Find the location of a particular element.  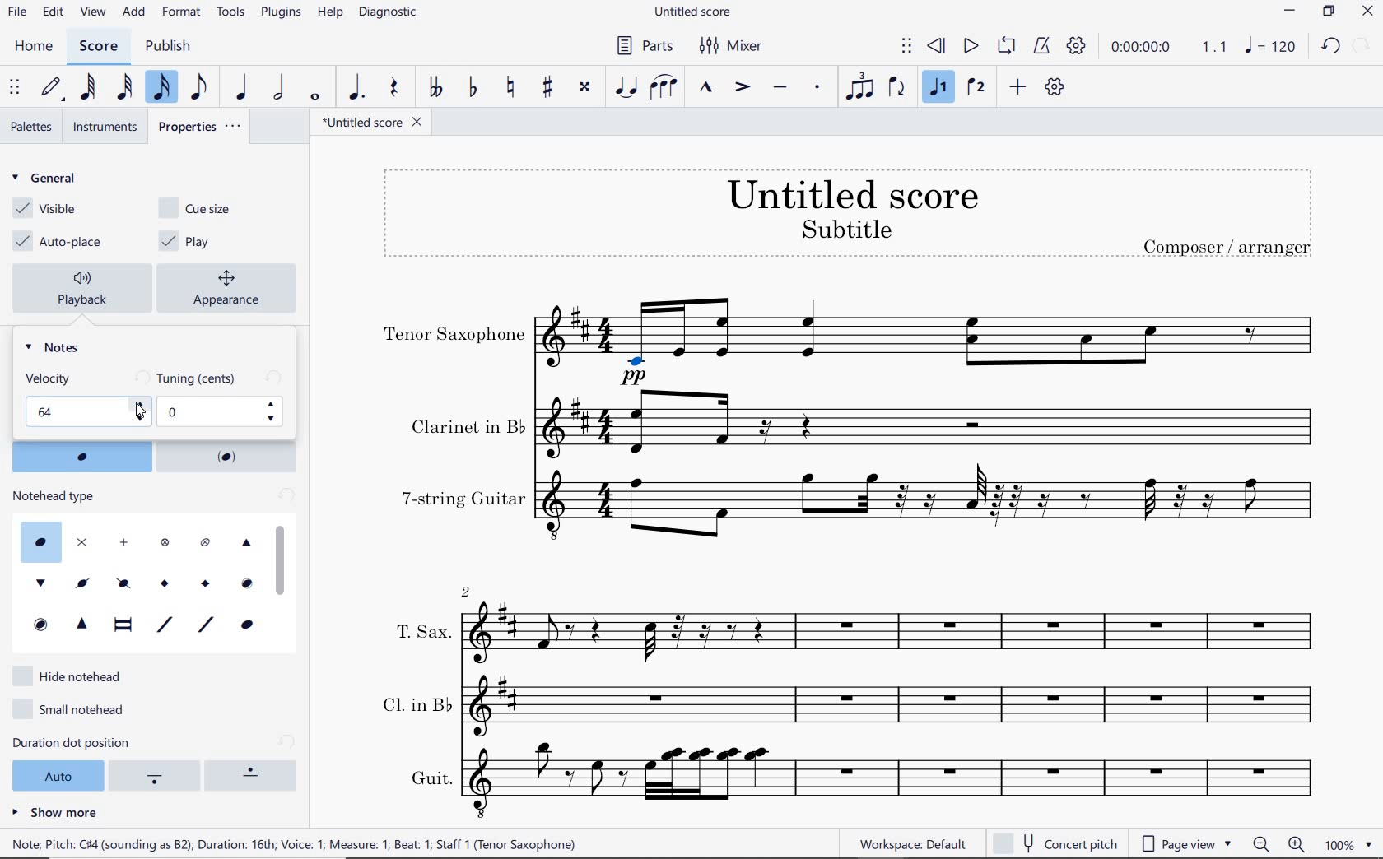

TENUTO is located at coordinates (780, 88).